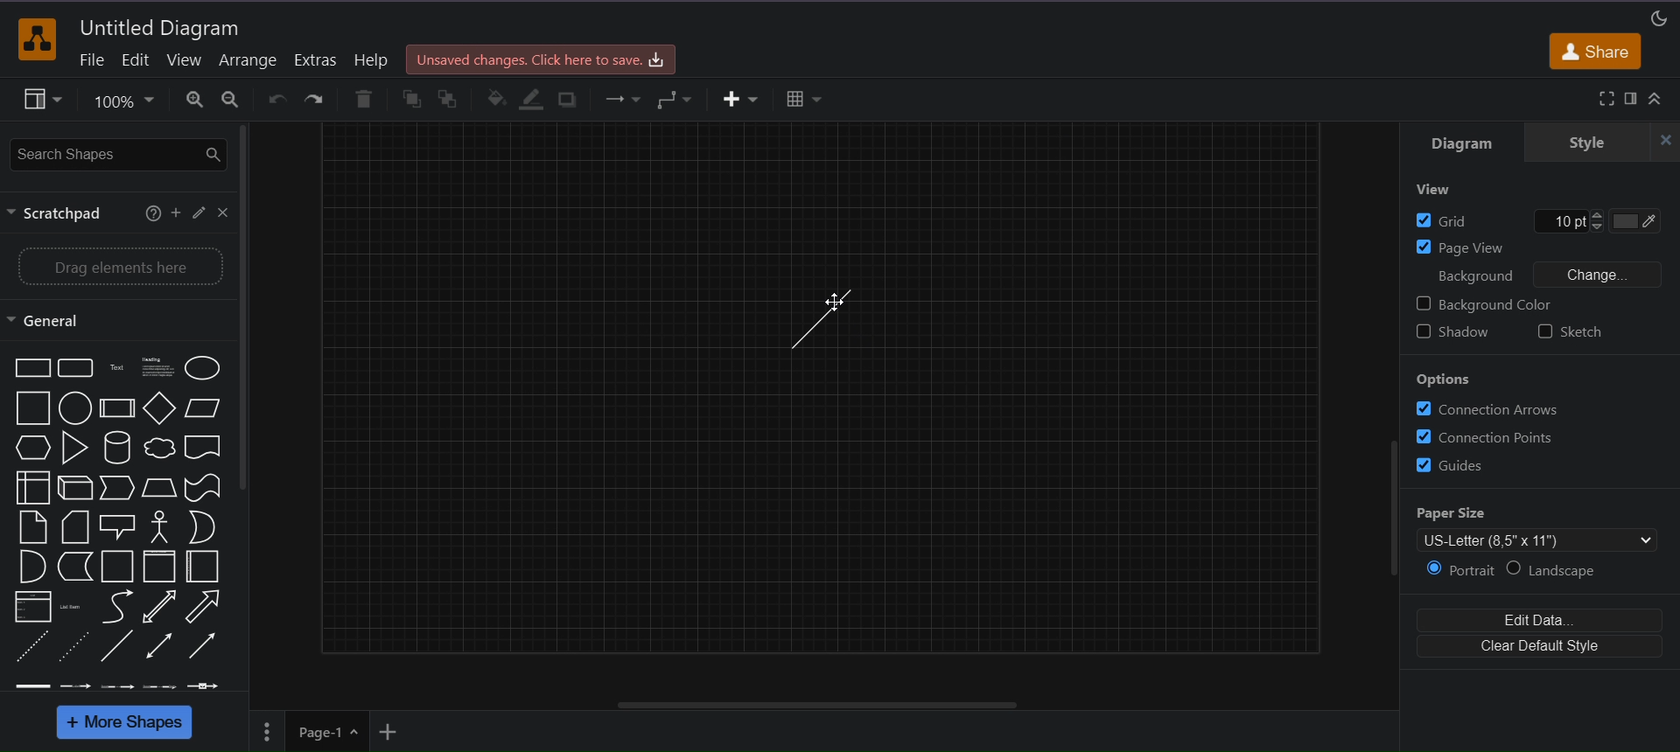 Image resolution: width=1680 pixels, height=752 pixels. I want to click on add, so click(176, 213).